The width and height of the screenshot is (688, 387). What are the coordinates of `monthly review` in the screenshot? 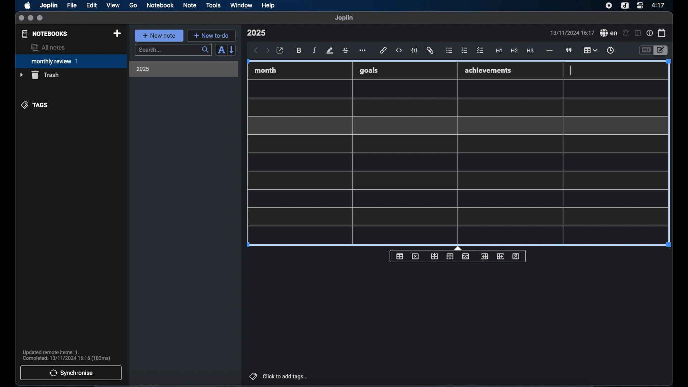 It's located at (71, 61).